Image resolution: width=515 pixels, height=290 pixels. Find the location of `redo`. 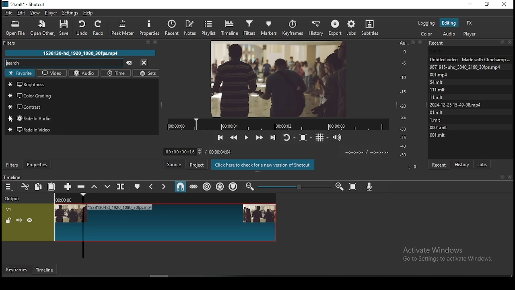

redo is located at coordinates (100, 28).